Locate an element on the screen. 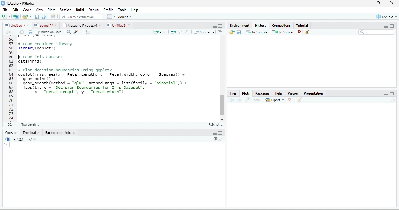 This screenshot has height=210, width=399. maximize is located at coordinates (392, 26).